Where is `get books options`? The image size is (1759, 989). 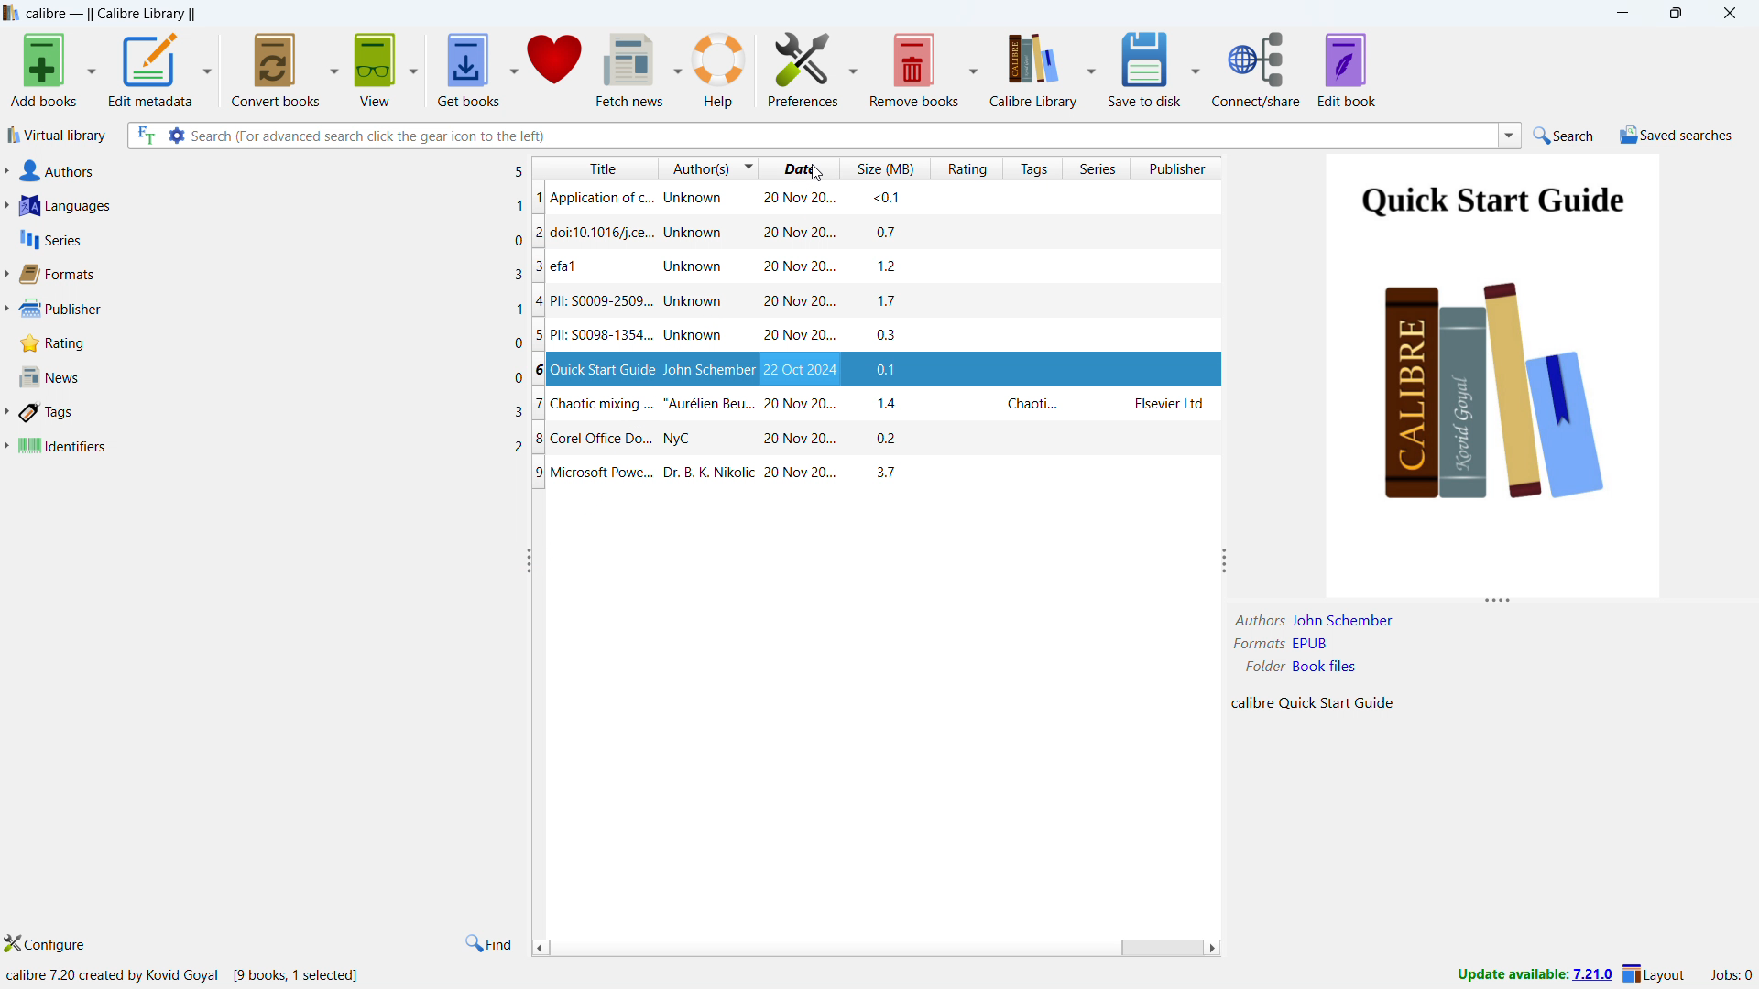
get books options is located at coordinates (514, 67).